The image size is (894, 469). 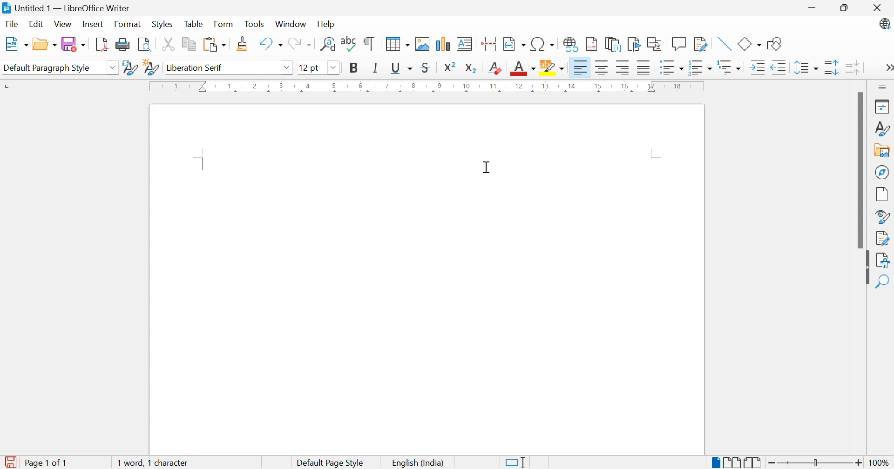 What do you see at coordinates (169, 44) in the screenshot?
I see `Cut` at bounding box center [169, 44].